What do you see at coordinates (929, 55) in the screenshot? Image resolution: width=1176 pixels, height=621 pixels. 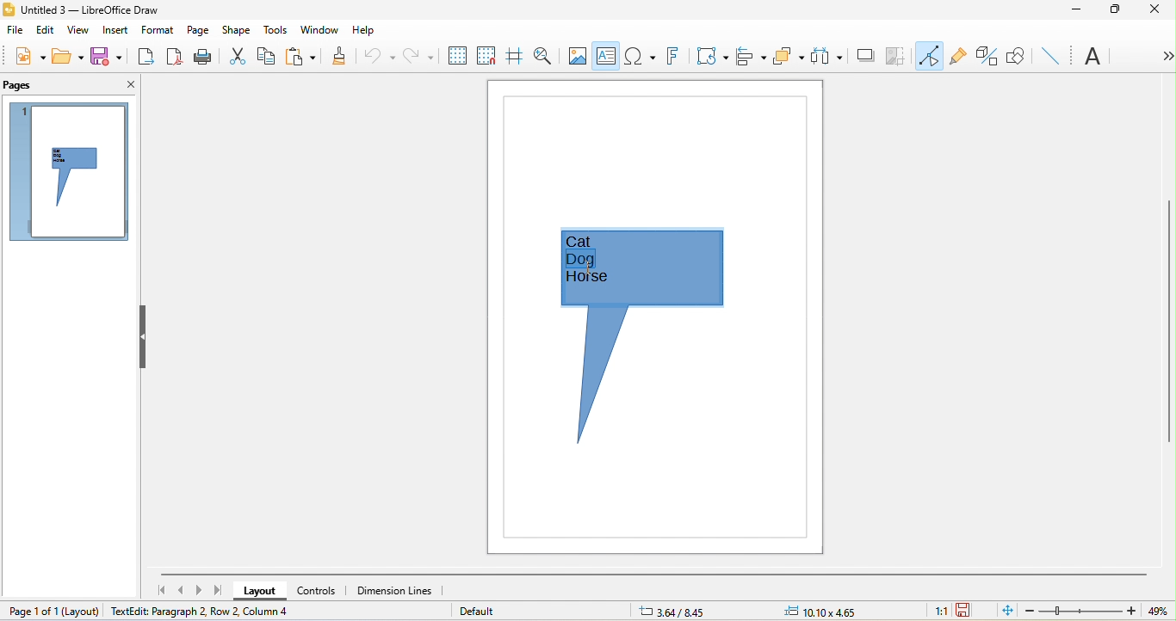 I see `toggle point edit mode` at bounding box center [929, 55].